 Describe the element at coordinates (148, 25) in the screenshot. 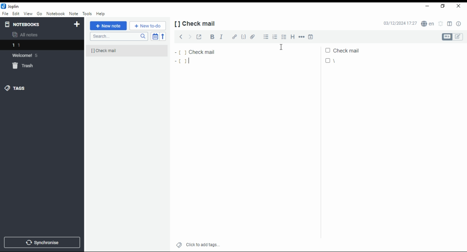

I see `New to-do` at that location.